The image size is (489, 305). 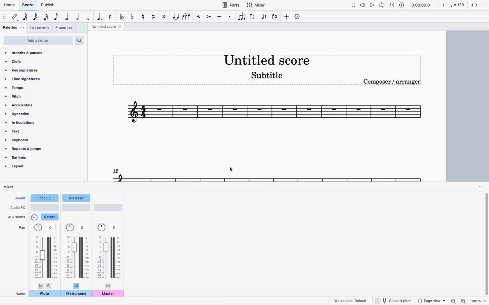 I want to click on toggle flat, so click(x=132, y=16).